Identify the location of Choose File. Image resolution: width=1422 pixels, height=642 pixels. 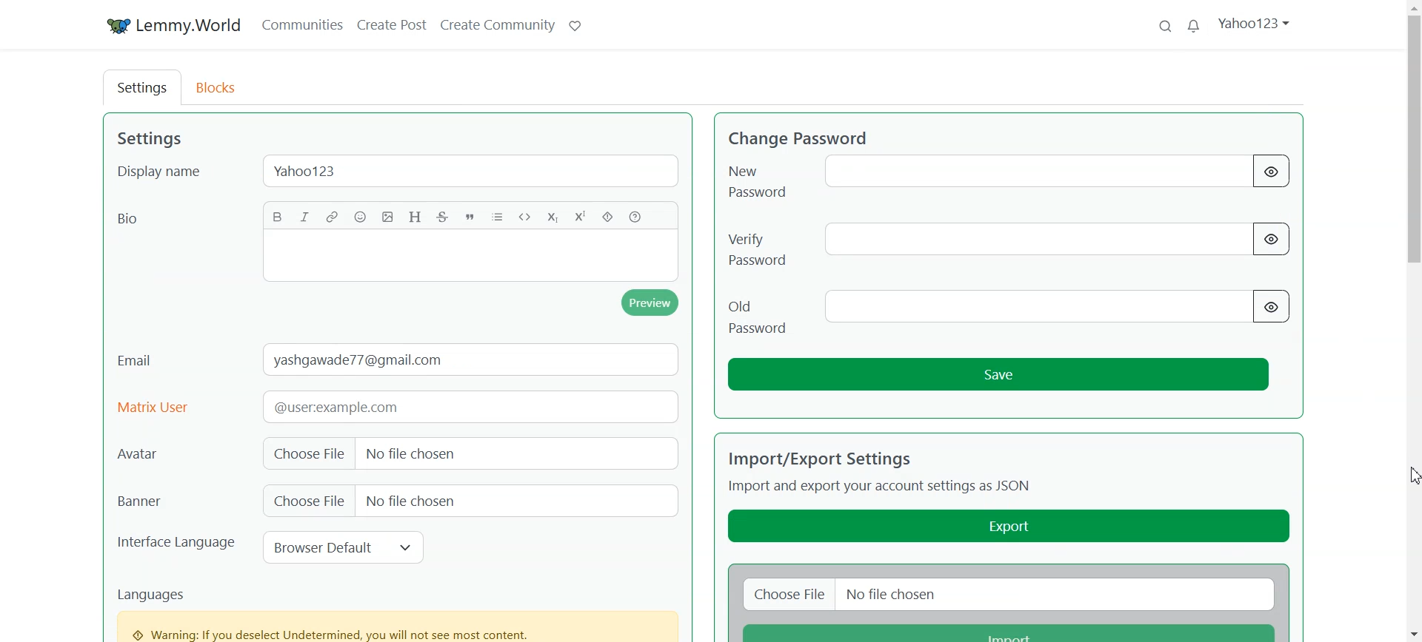
(307, 501).